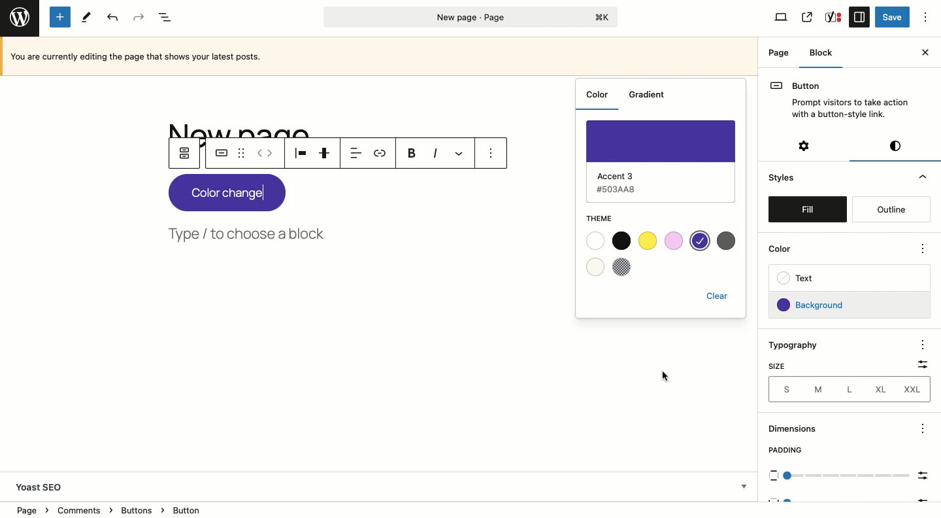 The width and height of the screenshot is (941, 518). I want to click on Color, so click(848, 250).